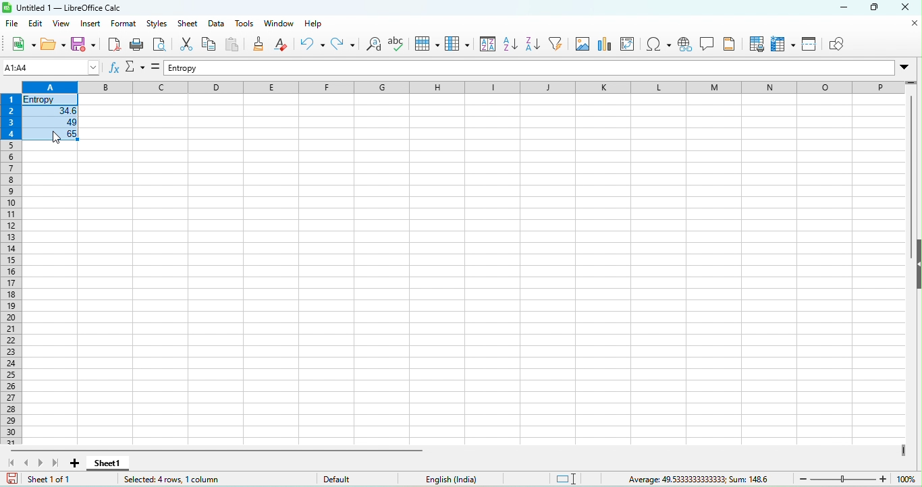 This screenshot has width=922, height=487. What do you see at coordinates (113, 68) in the screenshot?
I see `function wizard` at bounding box center [113, 68].